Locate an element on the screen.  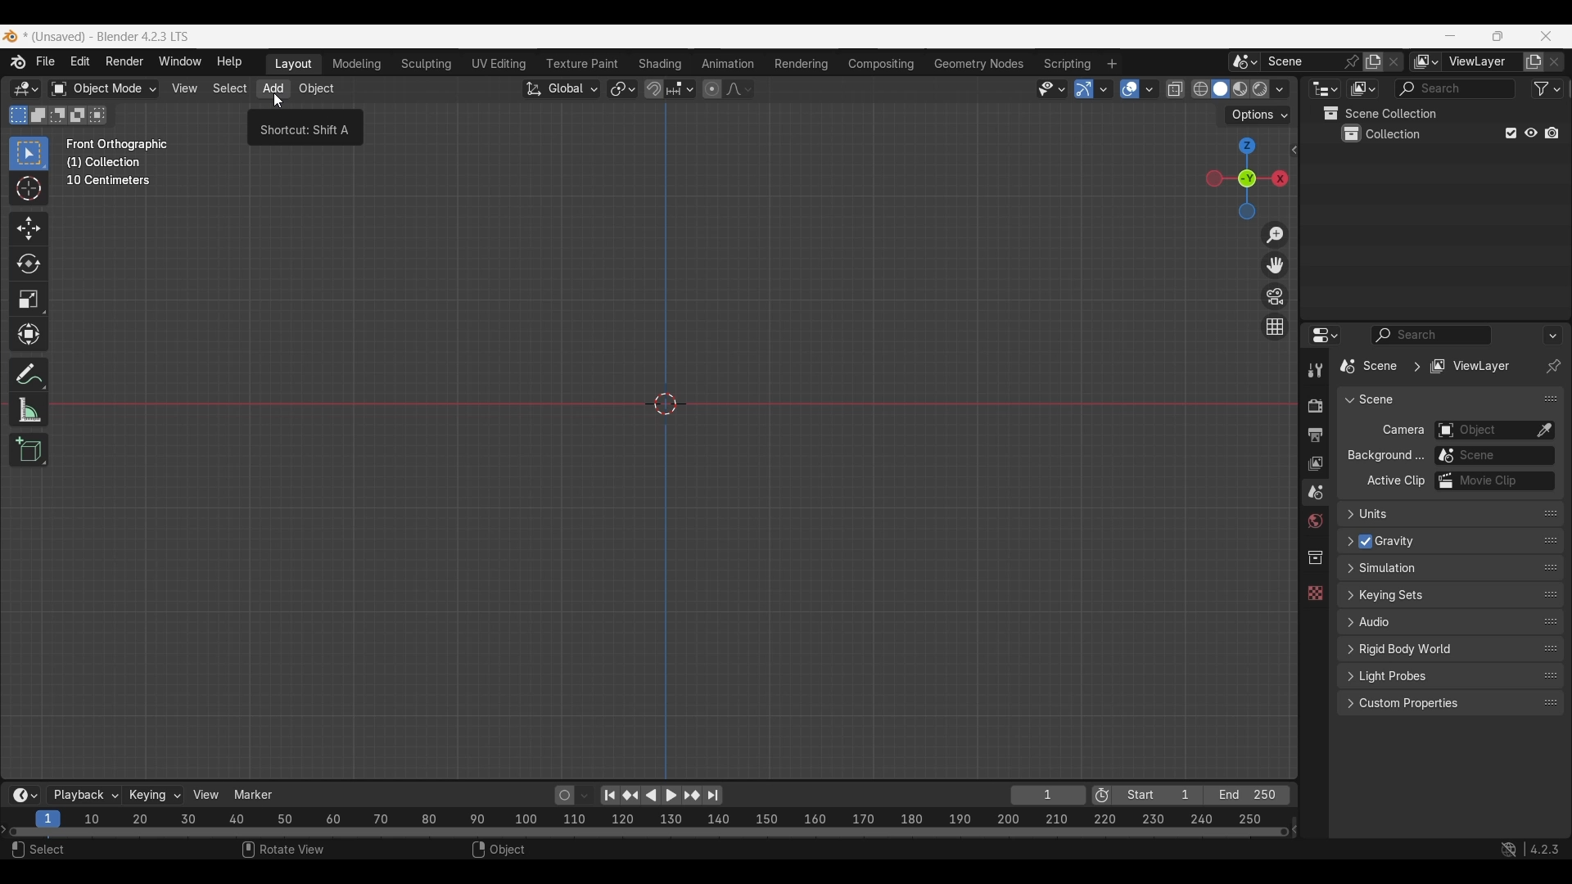
Annotate is located at coordinates (29, 375).